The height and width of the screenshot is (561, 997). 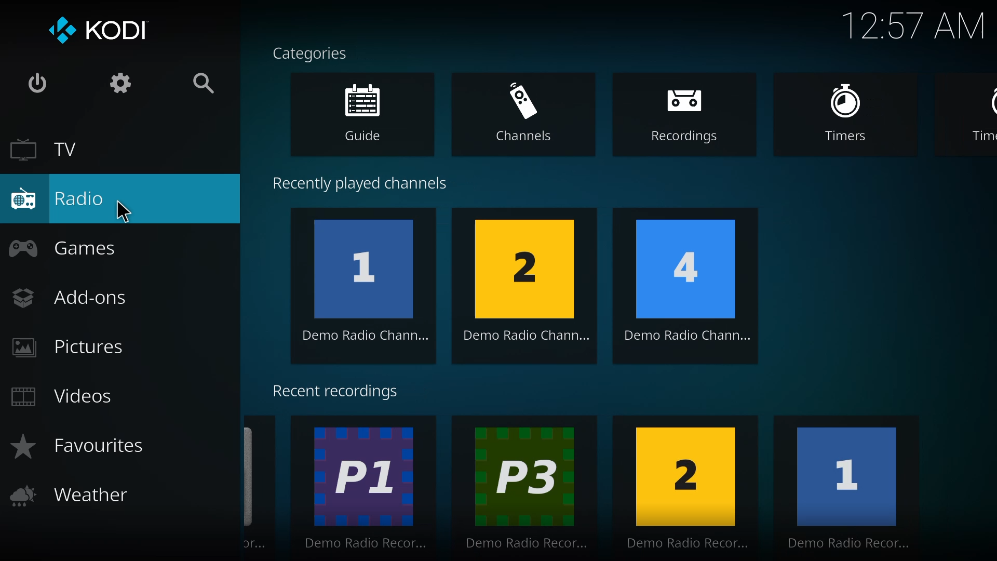 I want to click on radio, so click(x=119, y=196).